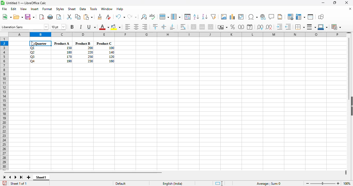 The height and width of the screenshot is (186, 353). What do you see at coordinates (7, 17) in the screenshot?
I see `new` at bounding box center [7, 17].